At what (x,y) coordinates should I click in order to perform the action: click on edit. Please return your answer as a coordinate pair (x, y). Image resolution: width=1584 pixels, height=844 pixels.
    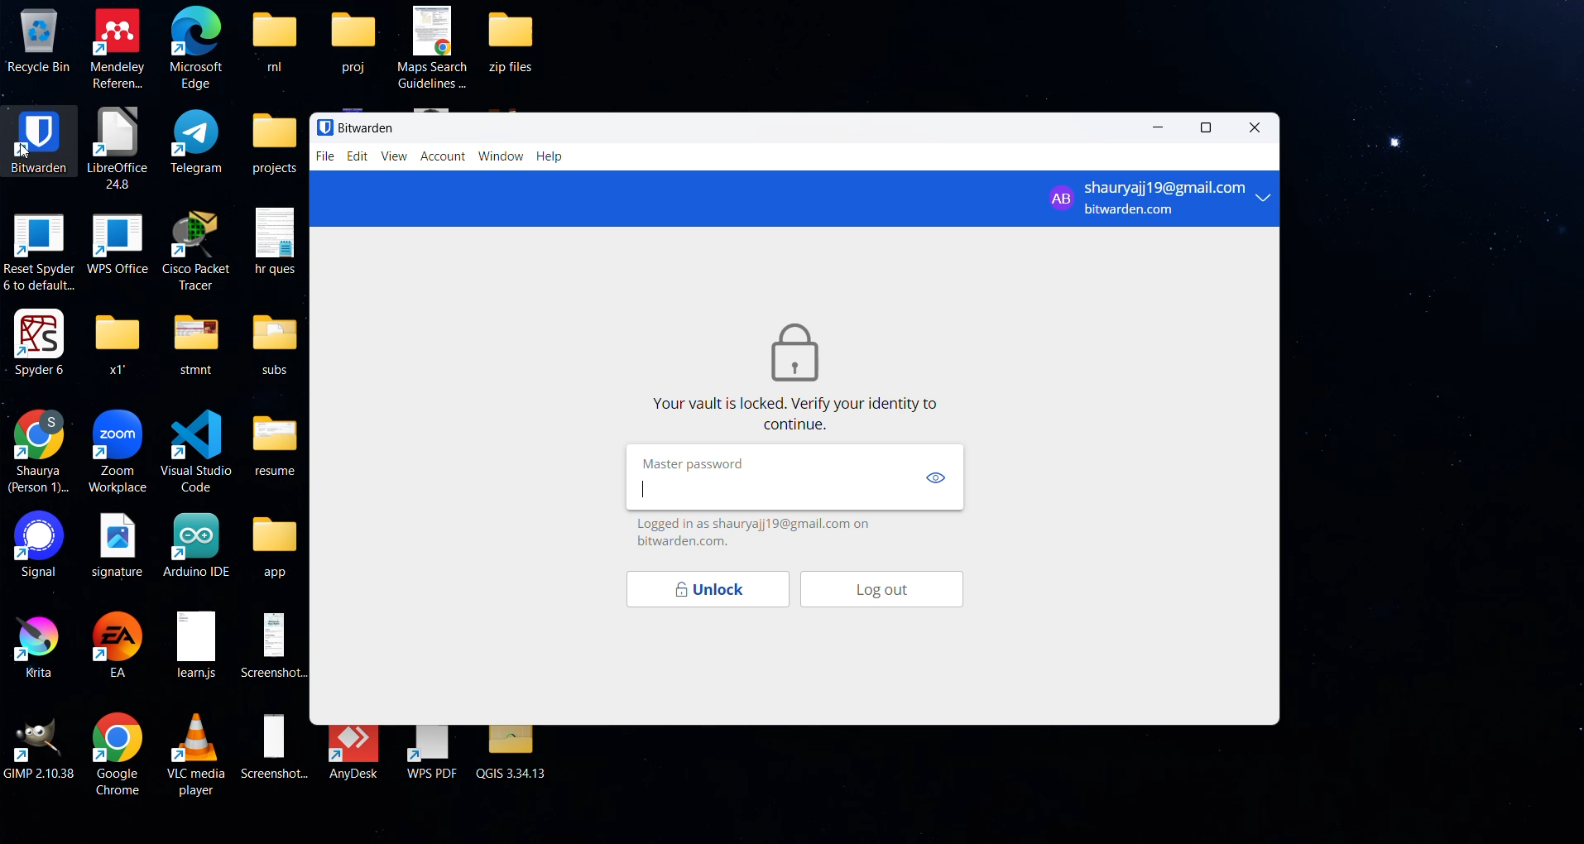
    Looking at the image, I should click on (356, 156).